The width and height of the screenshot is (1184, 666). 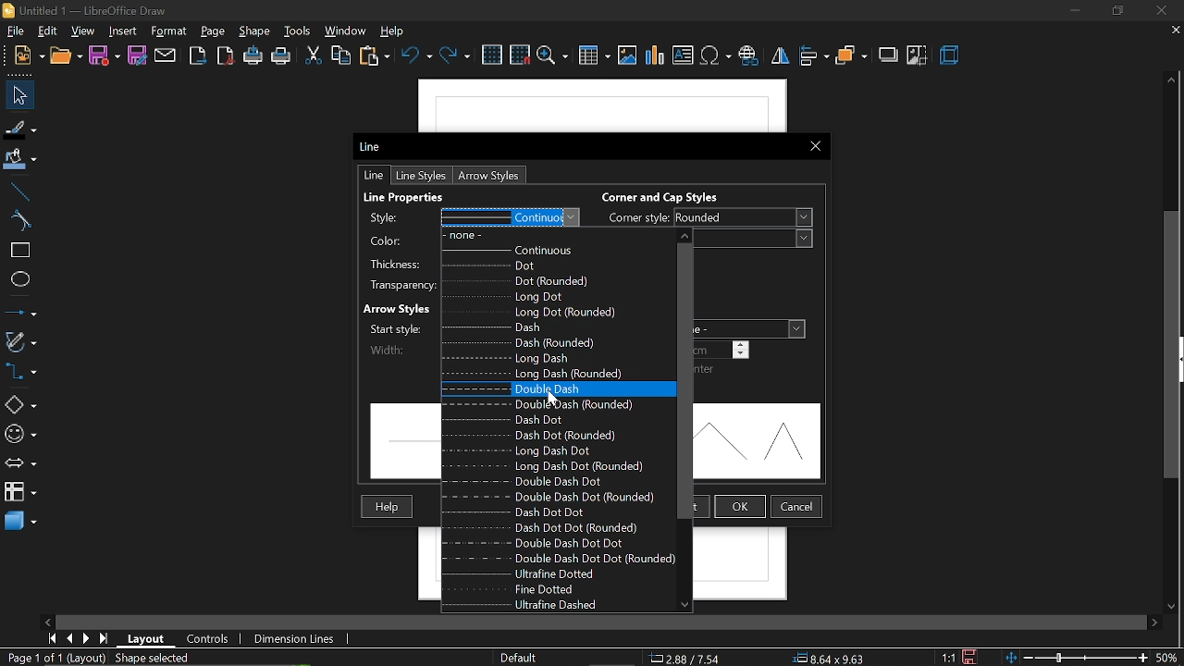 What do you see at coordinates (835, 660) in the screenshot?
I see `8.64x9.63` at bounding box center [835, 660].